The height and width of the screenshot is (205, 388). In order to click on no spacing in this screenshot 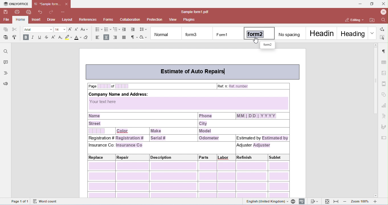, I will do `click(291, 33)`.